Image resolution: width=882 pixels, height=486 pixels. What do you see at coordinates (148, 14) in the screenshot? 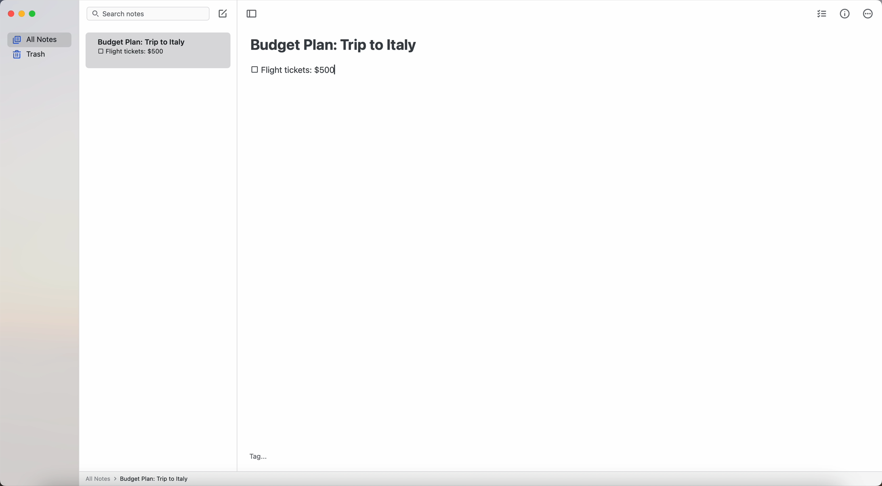
I see `search bar` at bounding box center [148, 14].